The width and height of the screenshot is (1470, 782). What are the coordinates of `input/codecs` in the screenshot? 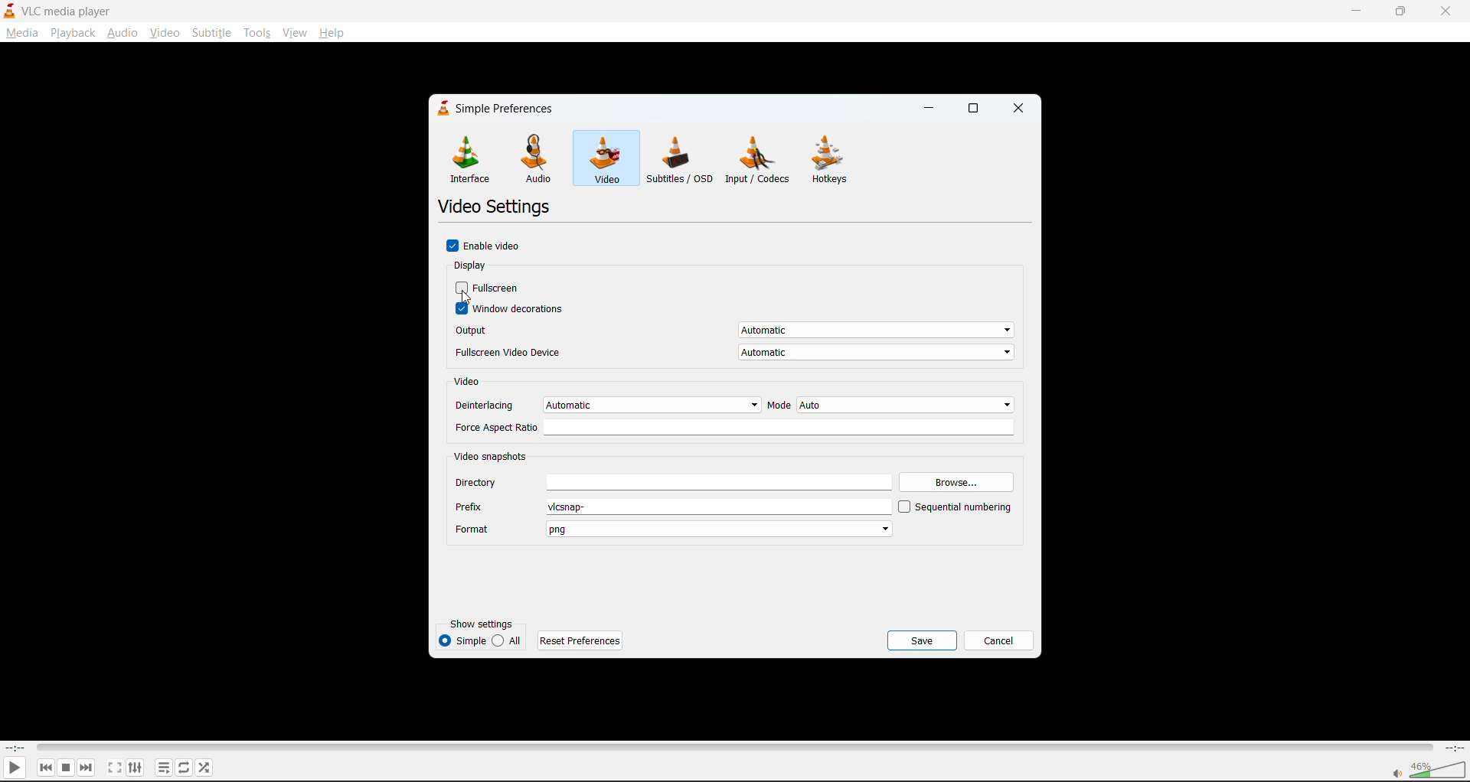 It's located at (759, 160).